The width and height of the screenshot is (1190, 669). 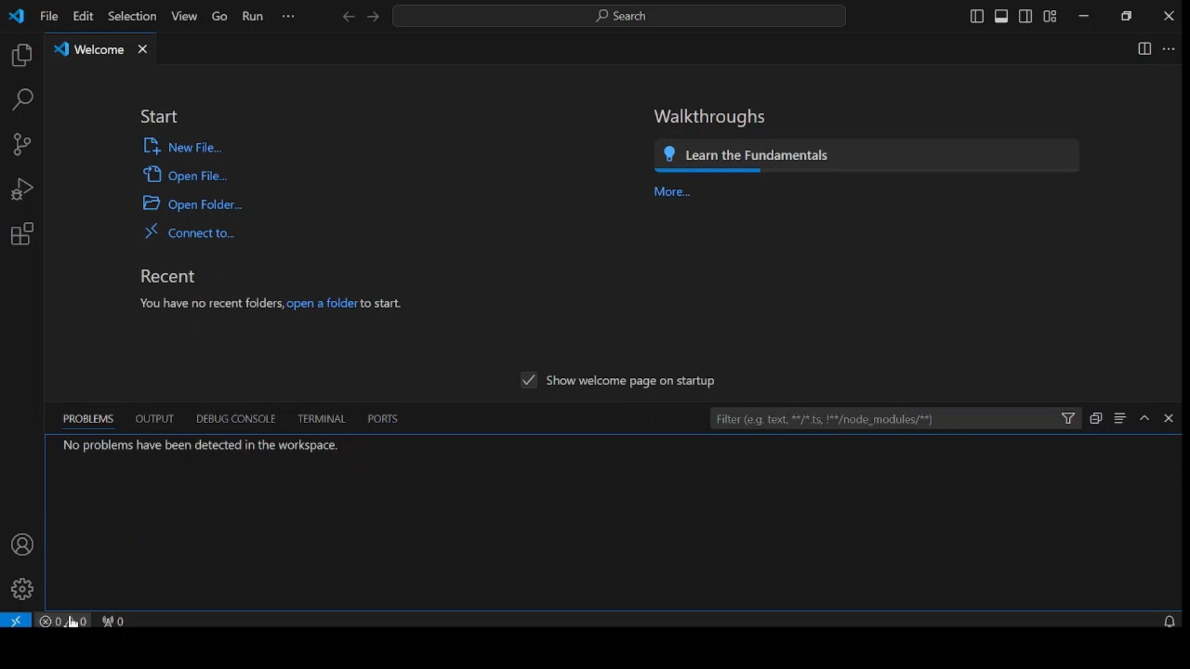 What do you see at coordinates (1169, 418) in the screenshot?
I see `hide panel` at bounding box center [1169, 418].